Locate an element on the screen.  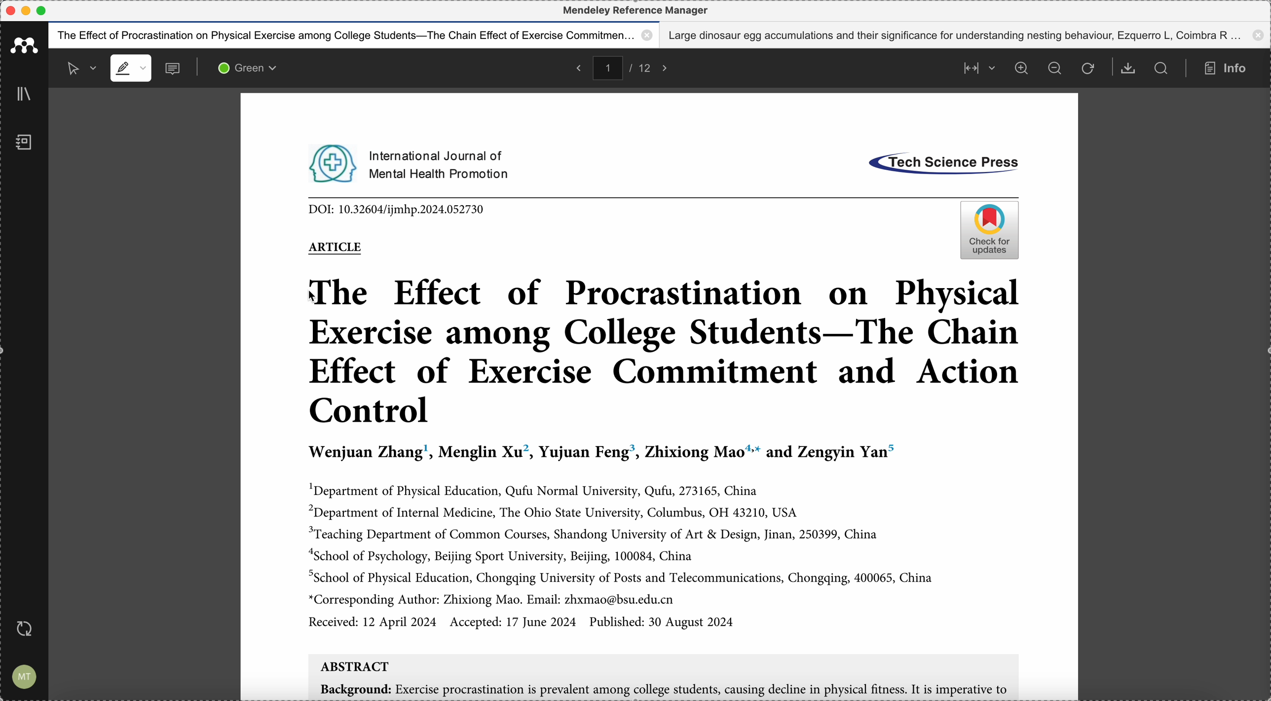
green color is located at coordinates (250, 70).